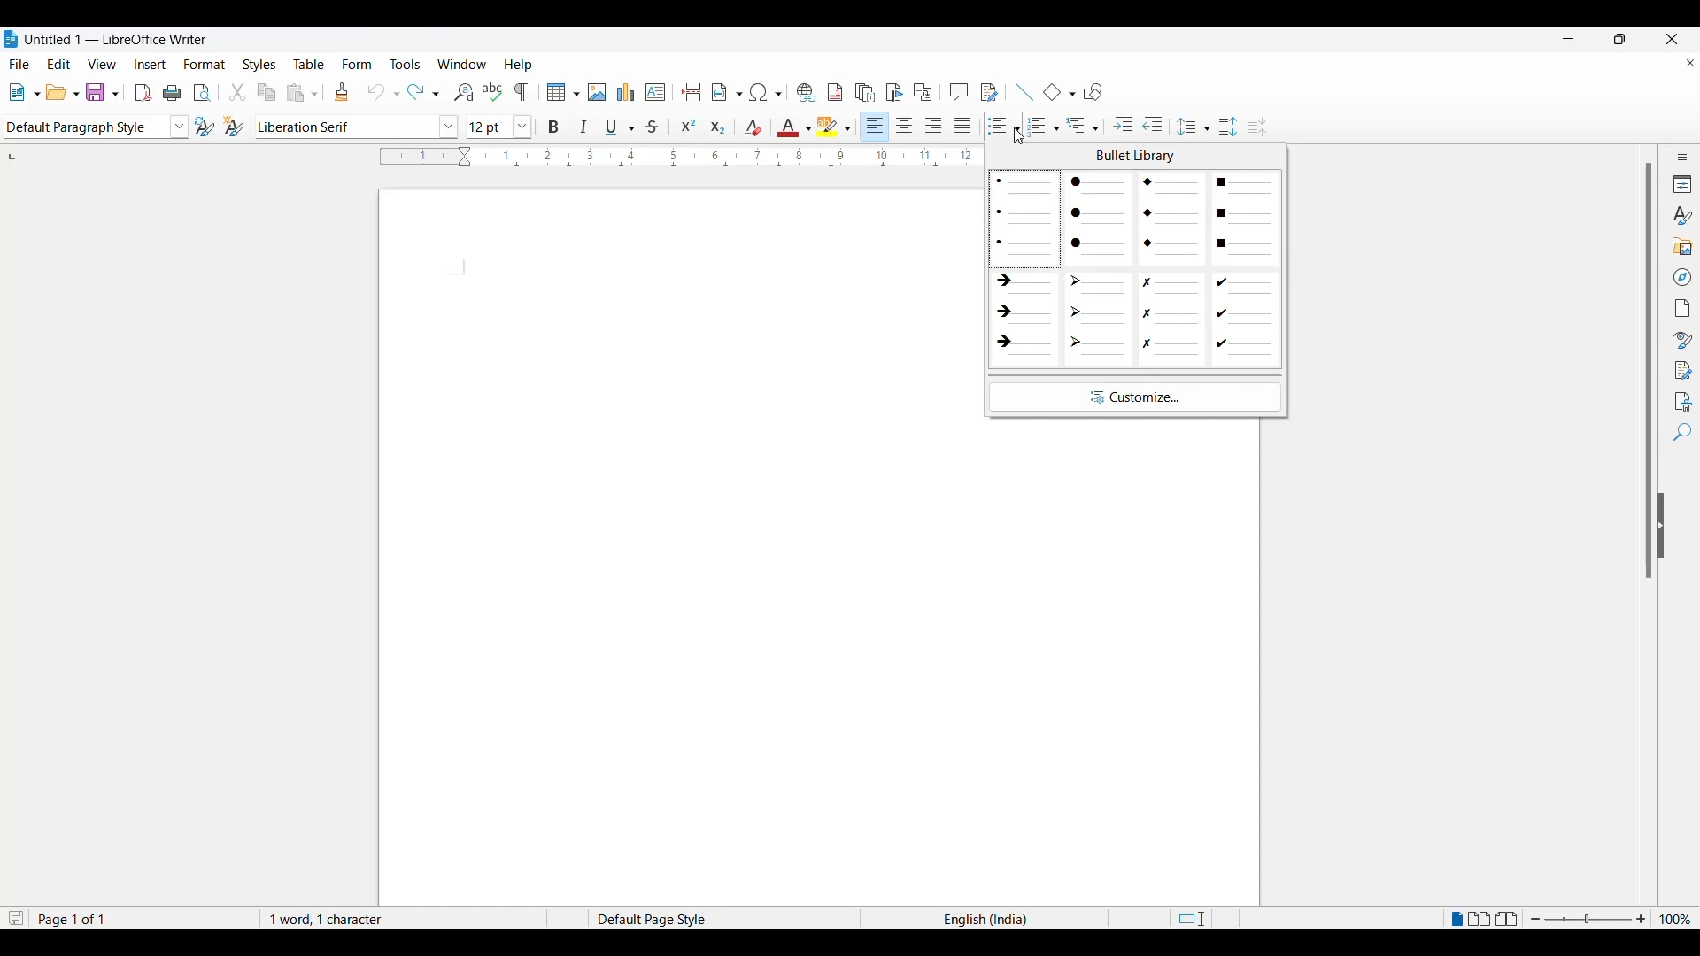 This screenshot has width=1700, height=956. What do you see at coordinates (1058, 91) in the screenshot?
I see `add basic shapes` at bounding box center [1058, 91].